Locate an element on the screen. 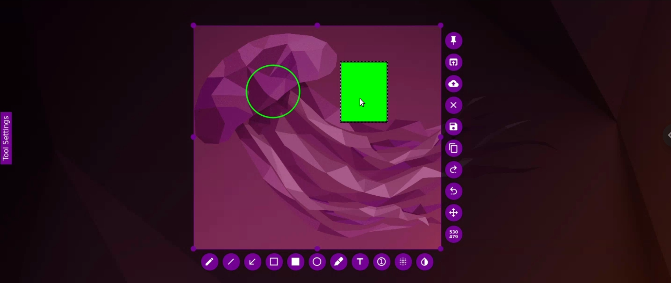  leave image is located at coordinates (455, 106).